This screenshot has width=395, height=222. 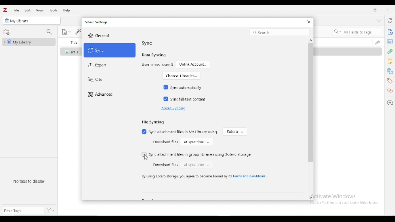 What do you see at coordinates (389, 81) in the screenshot?
I see `tags` at bounding box center [389, 81].